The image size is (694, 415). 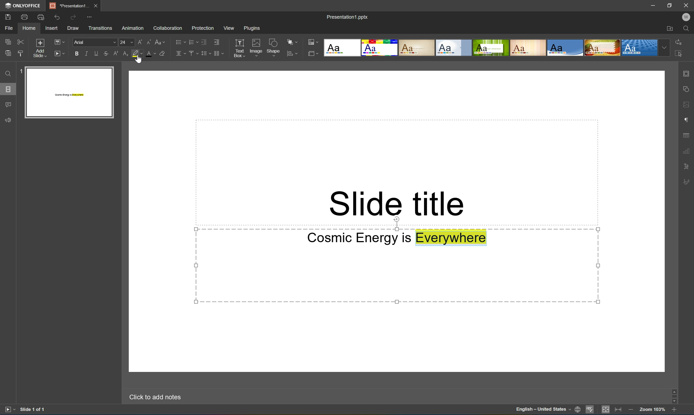 What do you see at coordinates (93, 43) in the screenshot?
I see `font` at bounding box center [93, 43].